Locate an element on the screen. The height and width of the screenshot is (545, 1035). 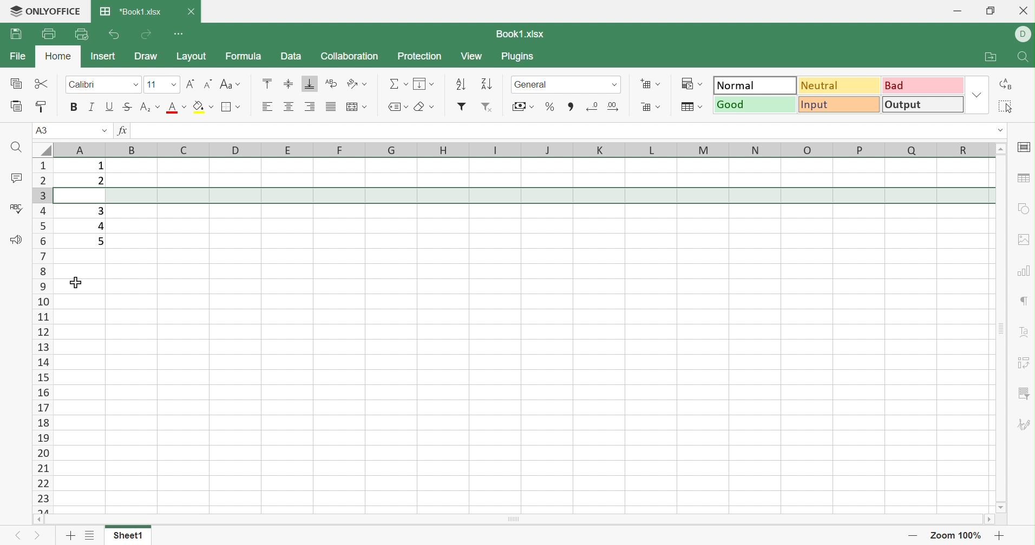
Cursor is located at coordinates (77, 284).